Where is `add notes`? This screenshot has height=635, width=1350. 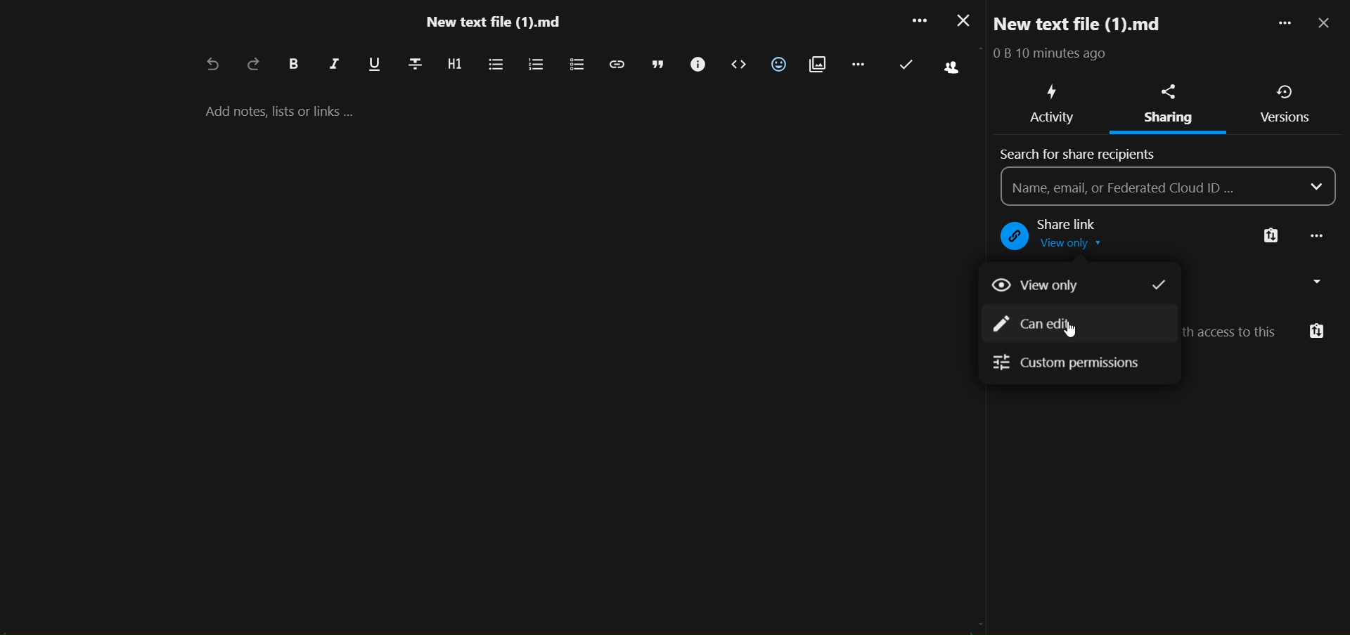 add notes is located at coordinates (295, 111).